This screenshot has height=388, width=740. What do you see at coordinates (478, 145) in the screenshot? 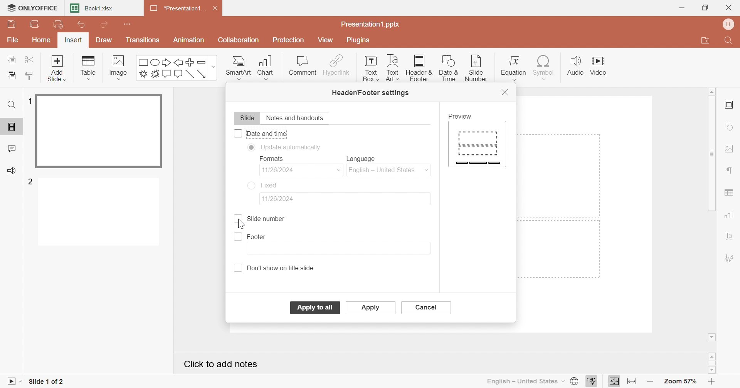
I see `Preview` at bounding box center [478, 145].